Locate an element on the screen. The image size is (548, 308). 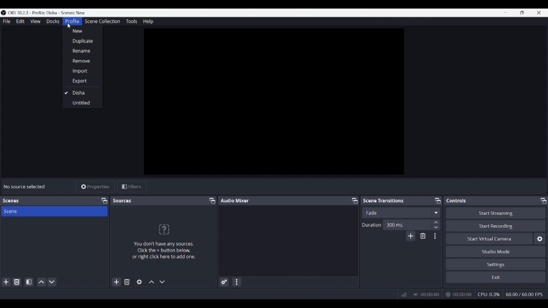
Help menu is located at coordinates (148, 21).